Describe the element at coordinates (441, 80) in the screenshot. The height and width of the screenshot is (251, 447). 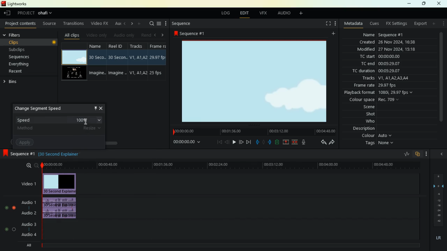
I see `scroll` at that location.